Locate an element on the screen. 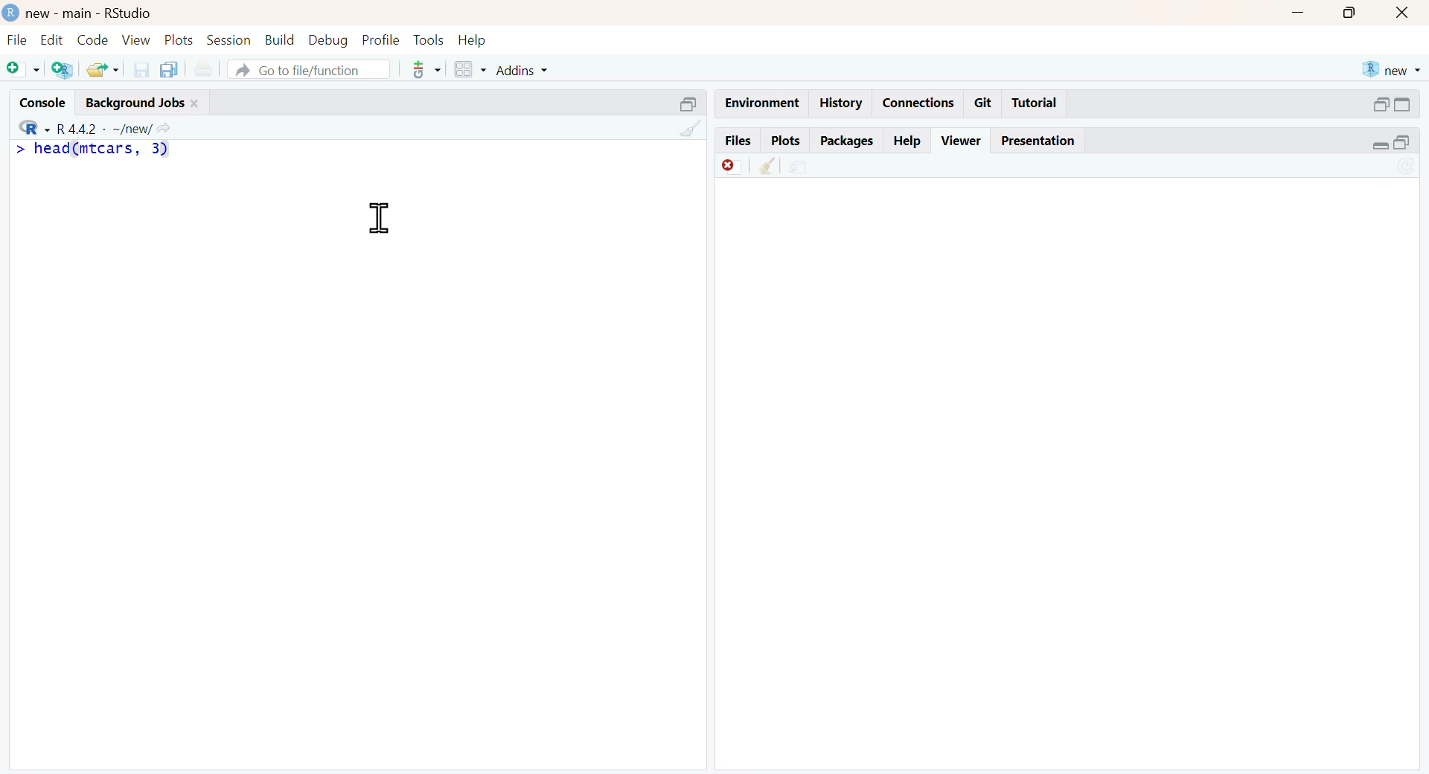 The image size is (1429, 774). windows pane is located at coordinates (464, 70).